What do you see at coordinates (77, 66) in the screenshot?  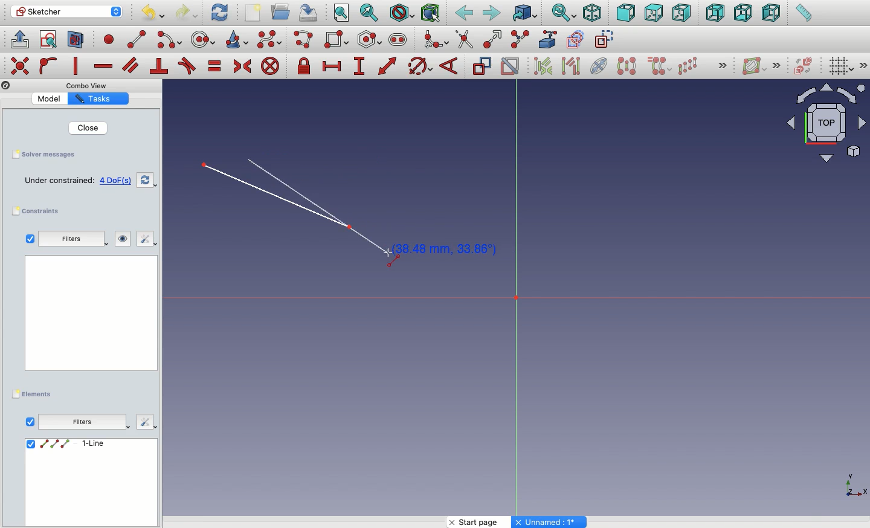 I see `Constrain vertically` at bounding box center [77, 66].